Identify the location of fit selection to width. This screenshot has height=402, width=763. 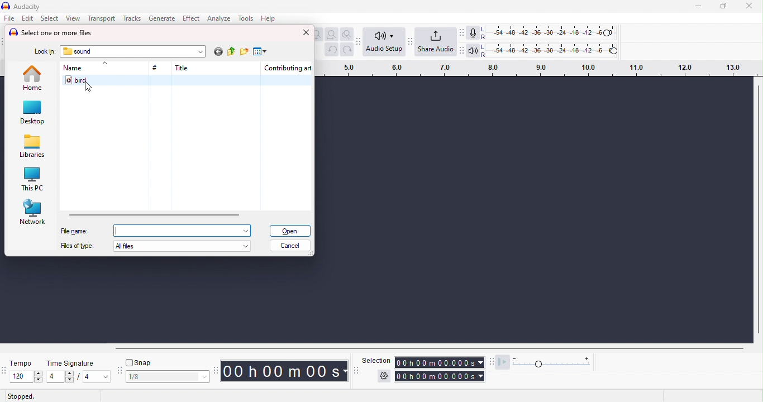
(318, 35).